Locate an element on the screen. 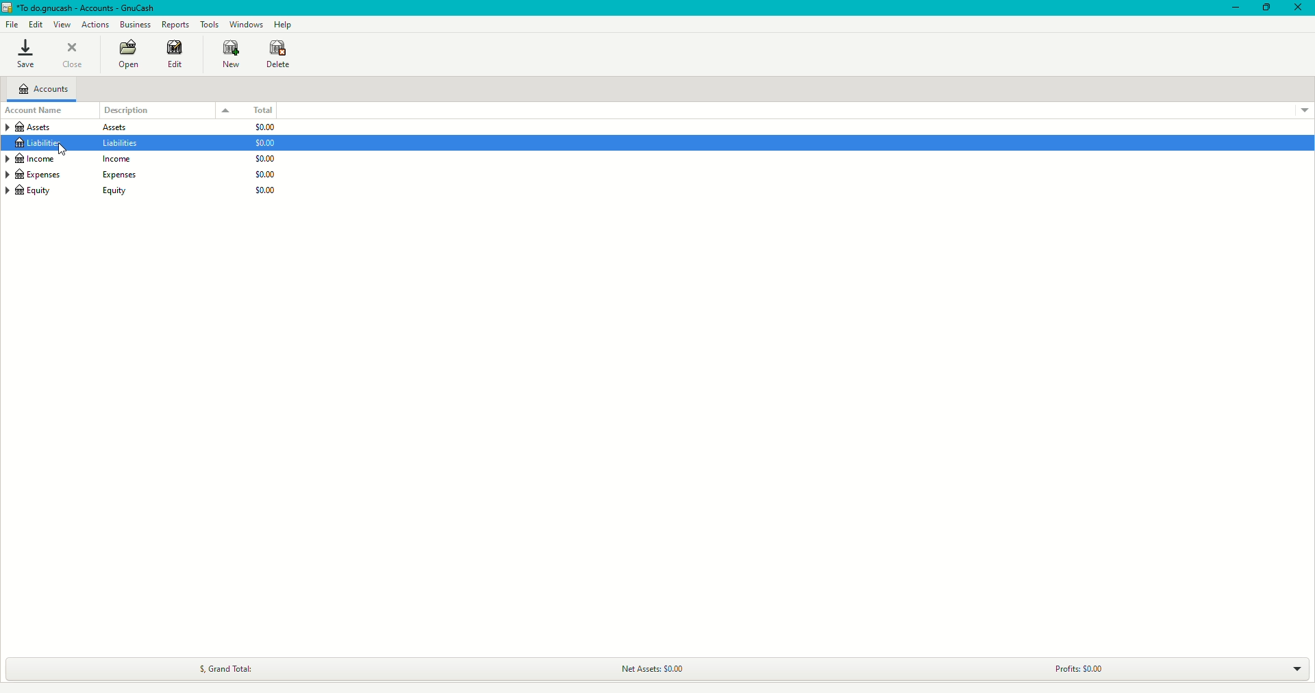  Drop down is located at coordinates (1297, 668).